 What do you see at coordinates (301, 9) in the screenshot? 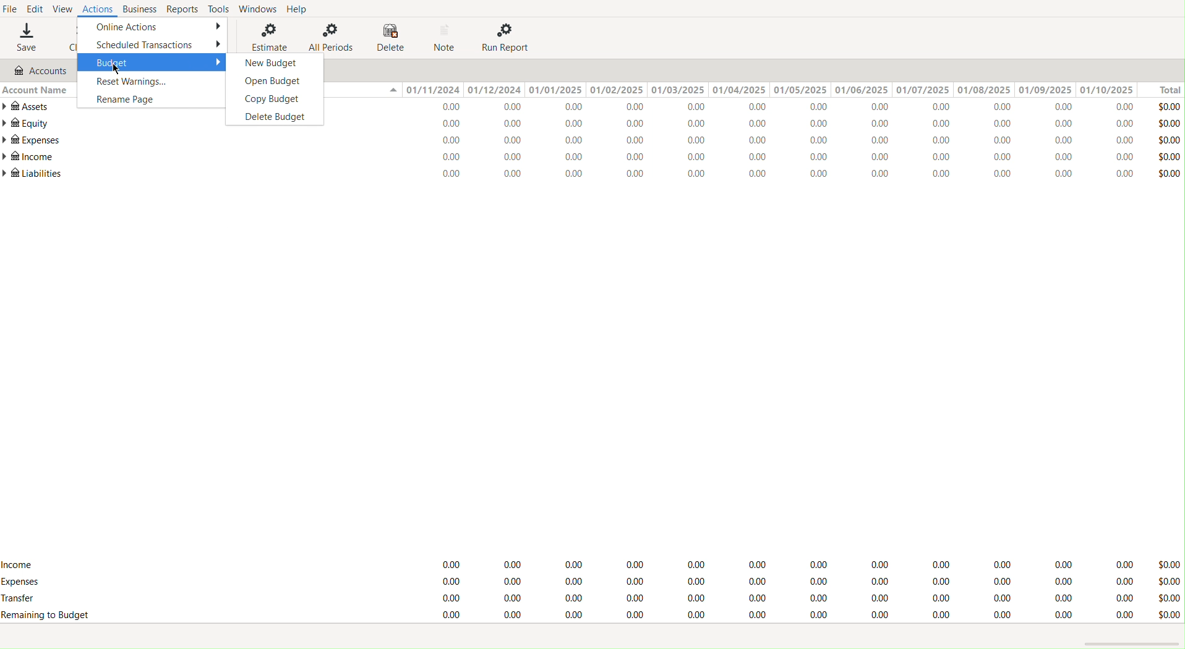
I see `Help` at bounding box center [301, 9].